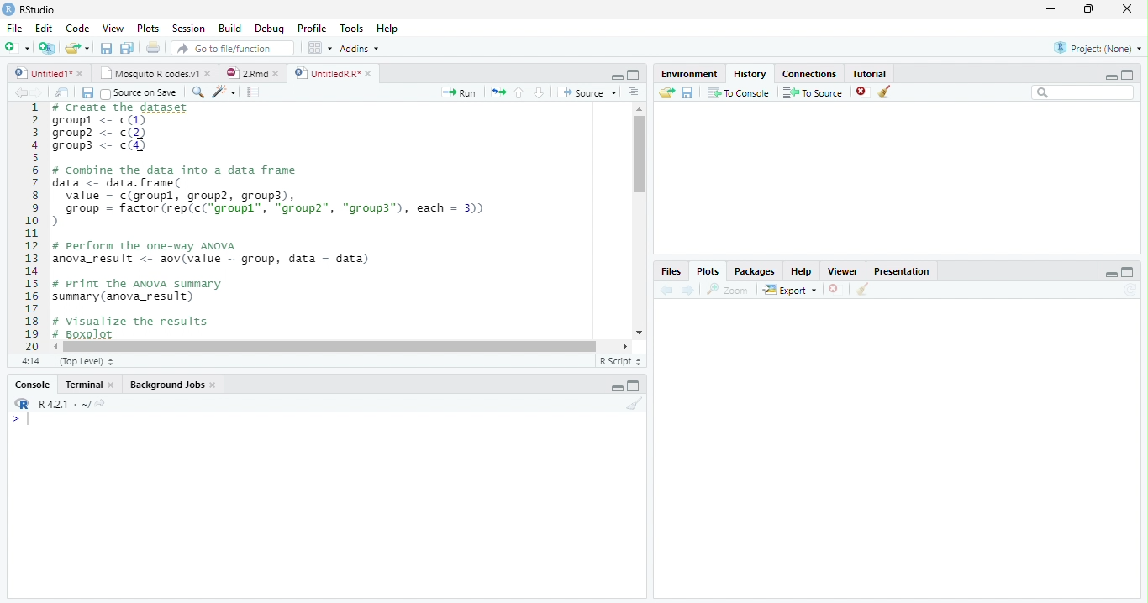 This screenshot has width=1148, height=603. What do you see at coordinates (619, 360) in the screenshot?
I see `R script` at bounding box center [619, 360].